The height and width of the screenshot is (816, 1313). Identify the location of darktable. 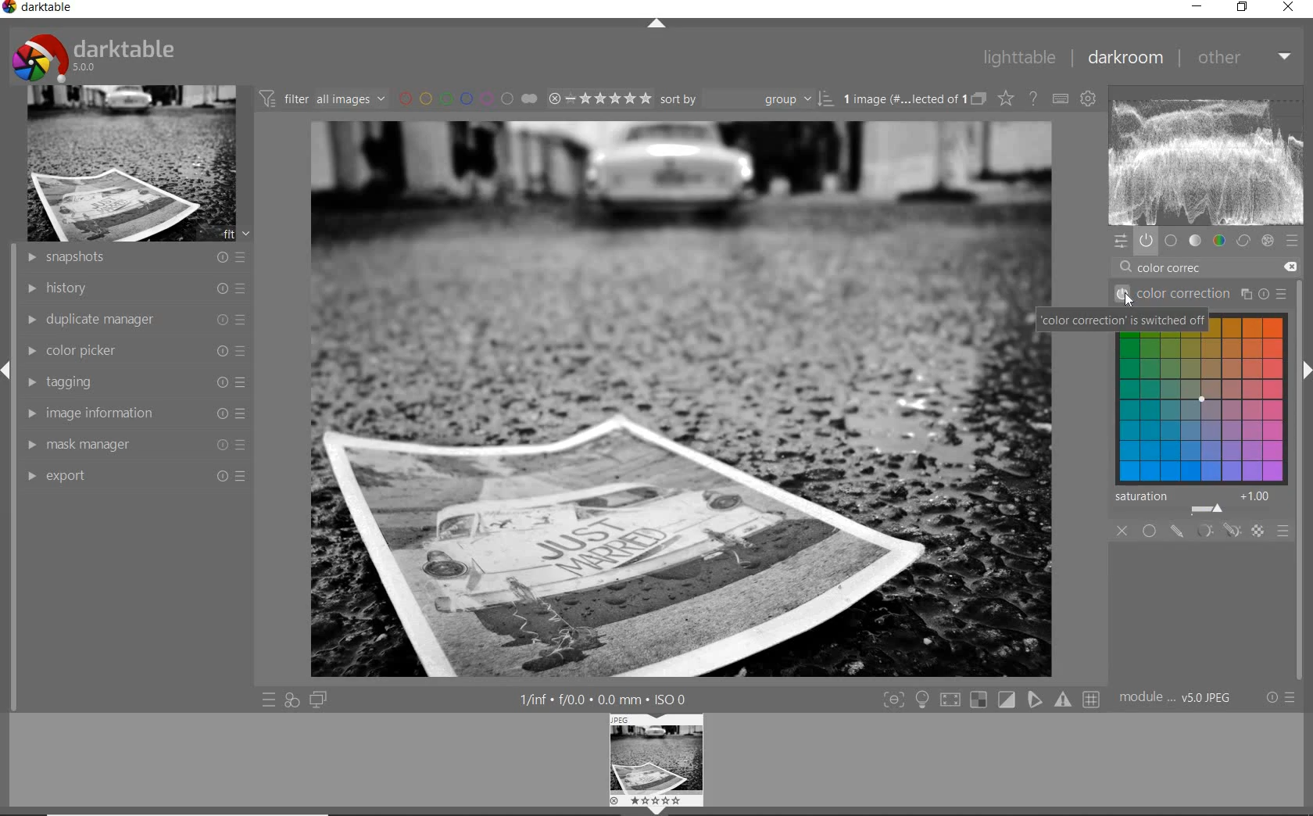
(41, 8).